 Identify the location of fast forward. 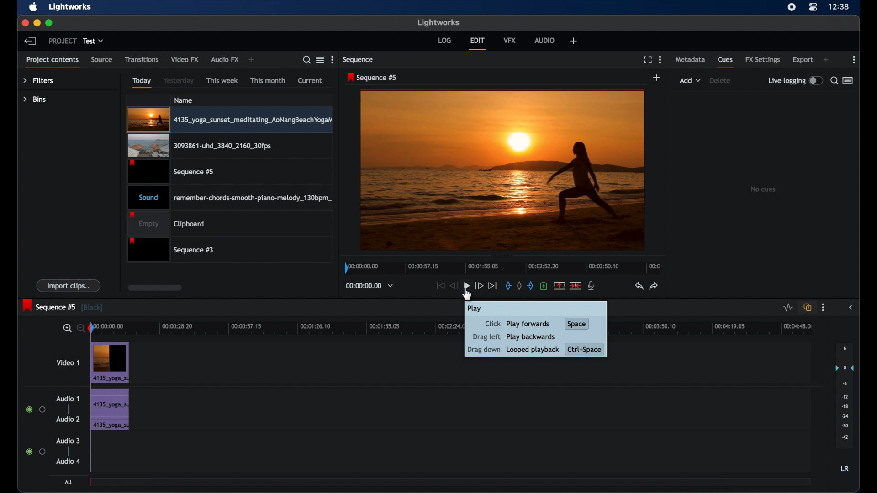
(479, 286).